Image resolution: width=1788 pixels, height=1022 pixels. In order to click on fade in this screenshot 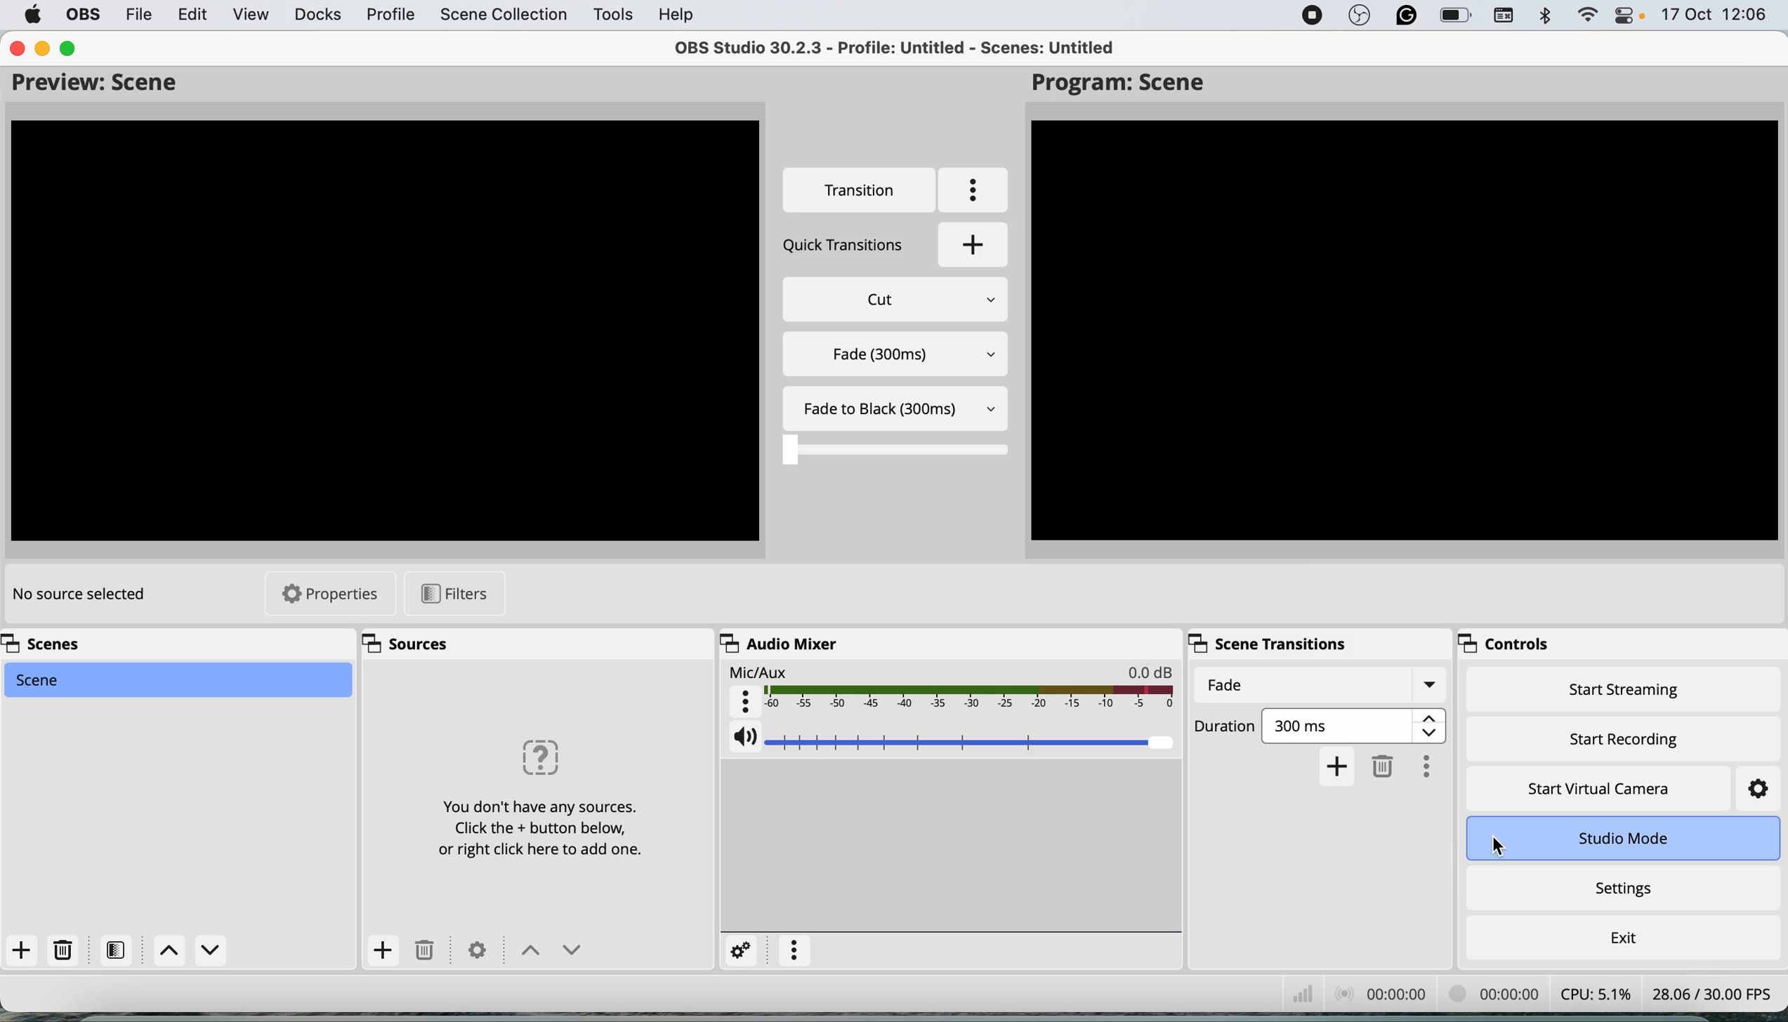, I will do `click(893, 354)`.